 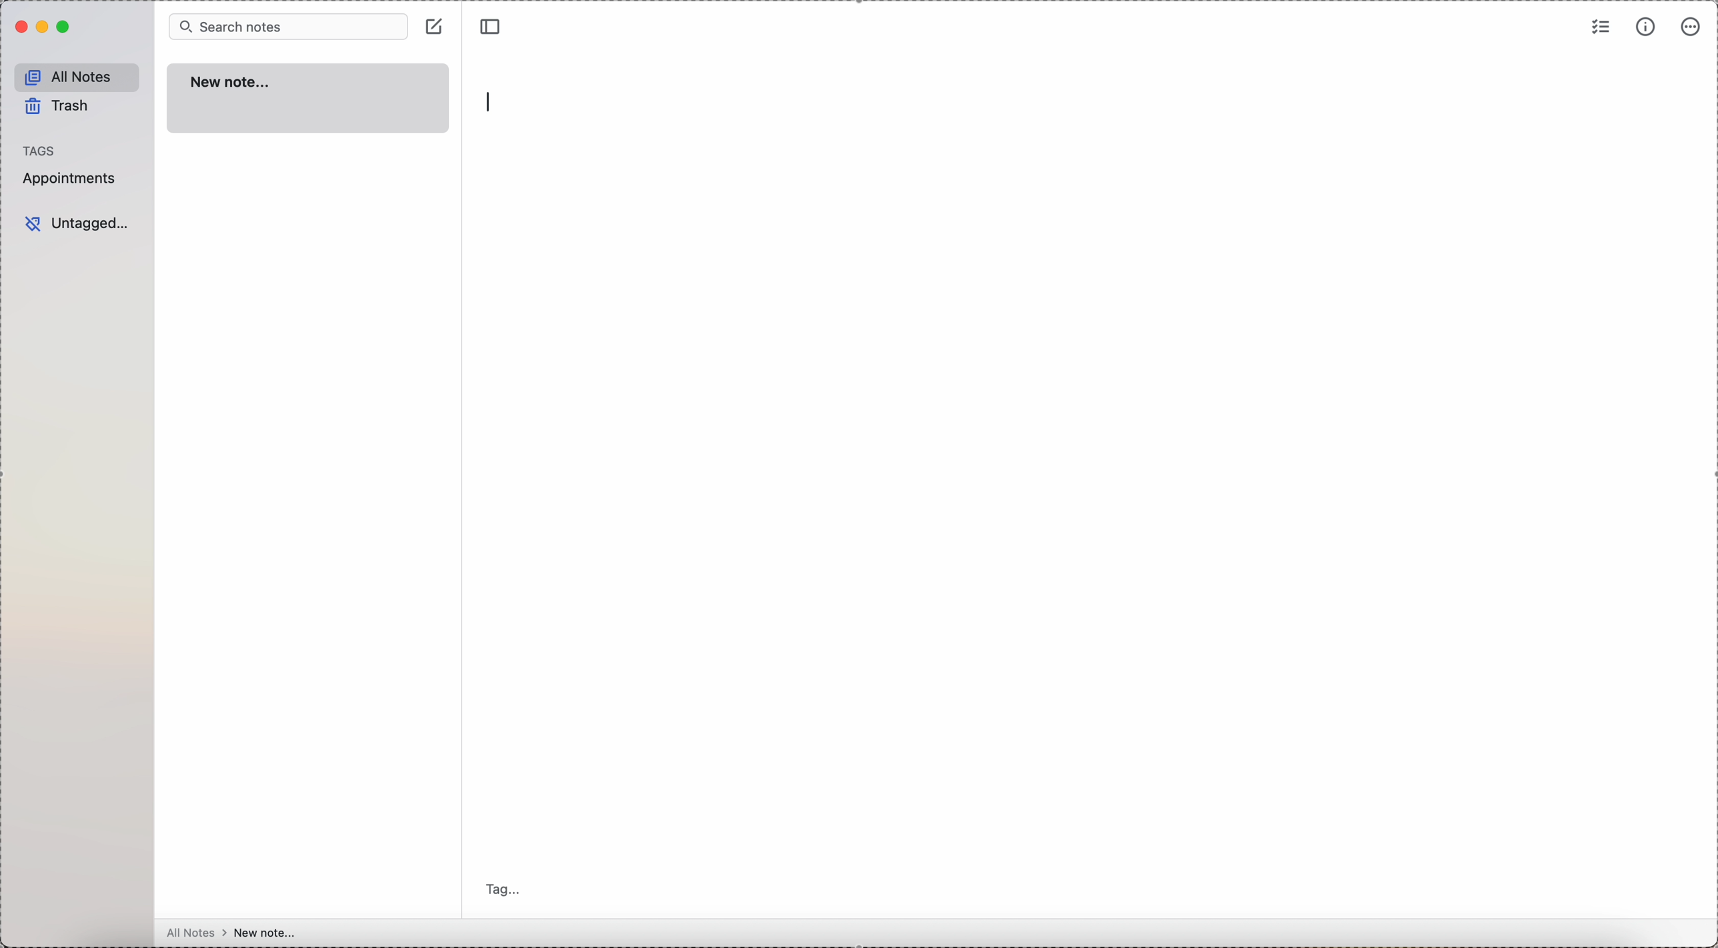 I want to click on enter, so click(x=493, y=103).